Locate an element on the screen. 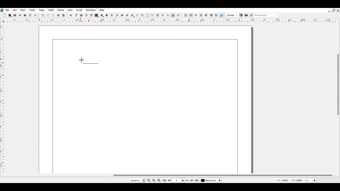 The image size is (340, 191). Select the visual appearance on display is located at coordinates (267, 15).